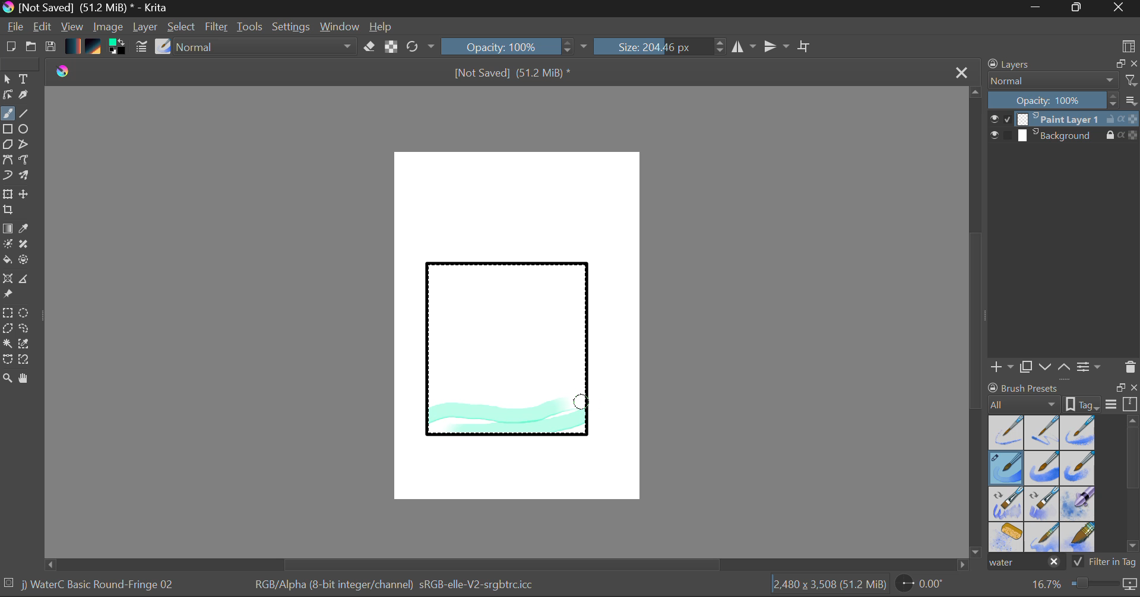 The height and width of the screenshot is (597, 1140). I want to click on Brush presets docket, so click(1063, 396).